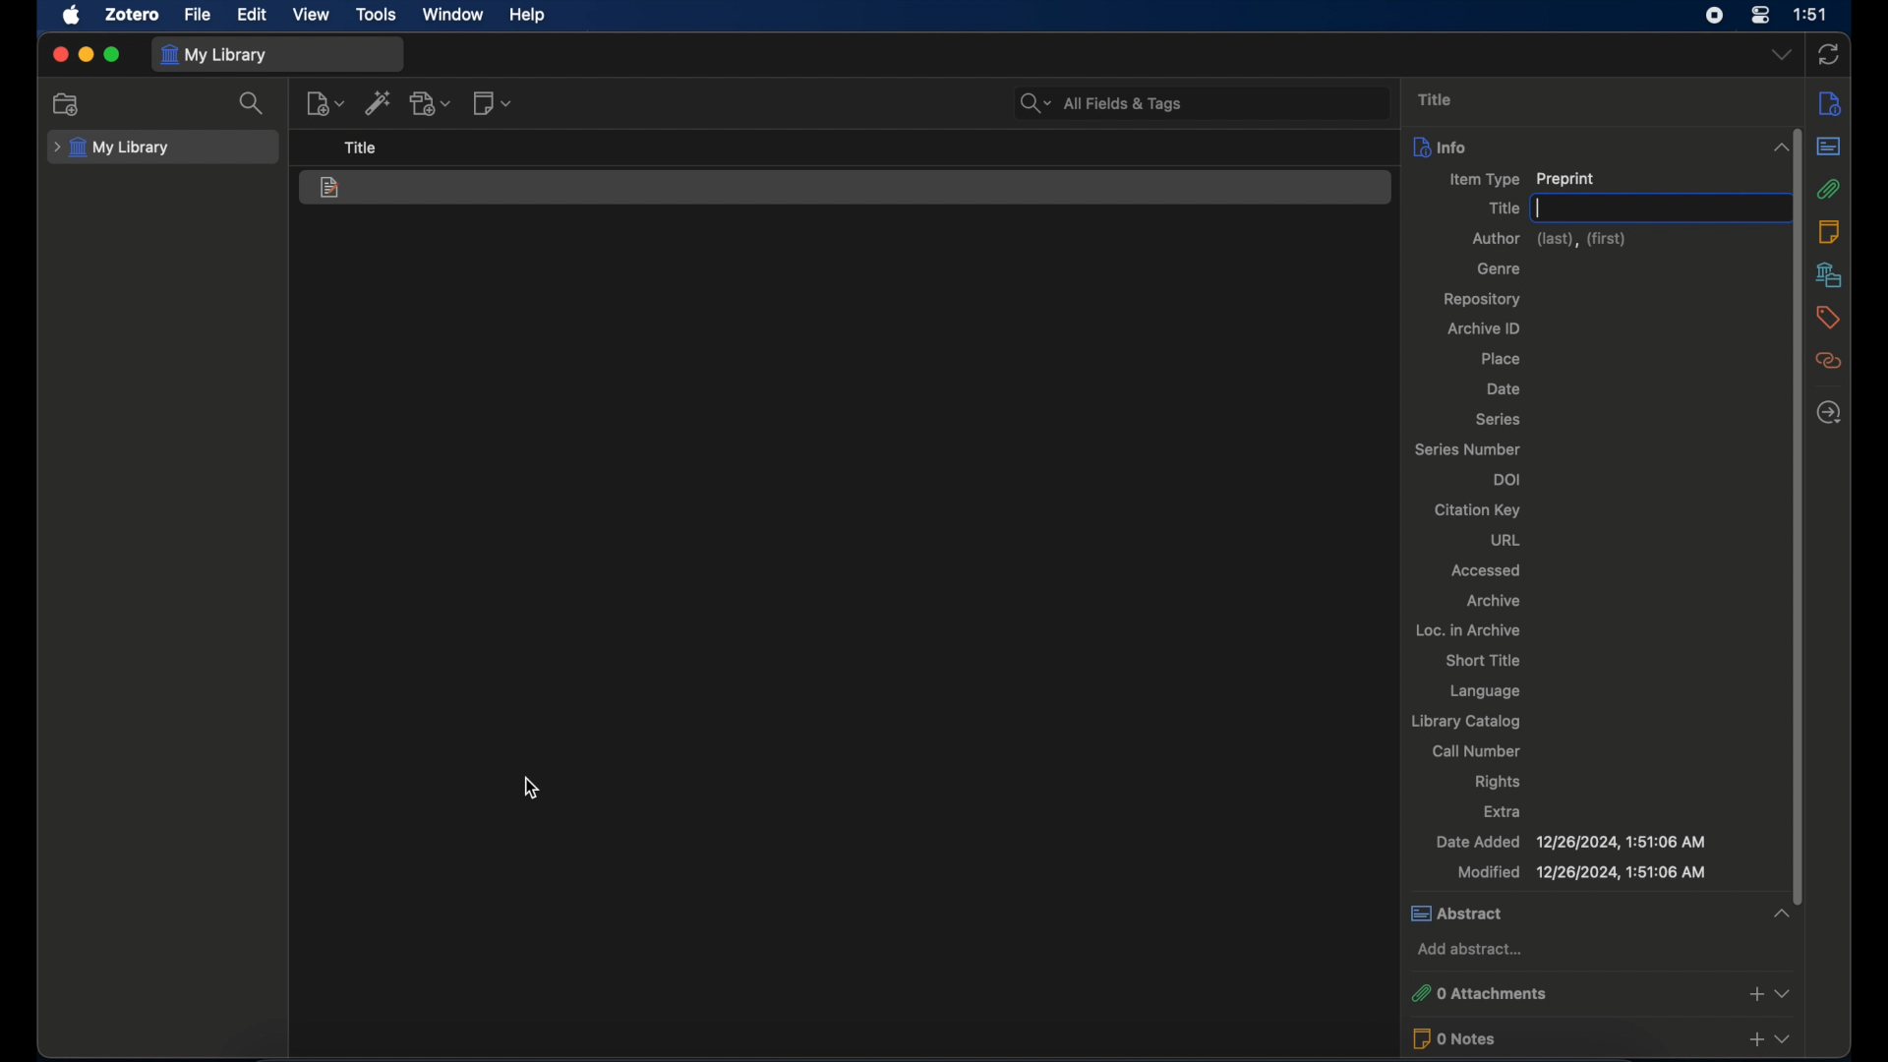 The image size is (1888, 1062). I want to click on text cursor, so click(1540, 208).